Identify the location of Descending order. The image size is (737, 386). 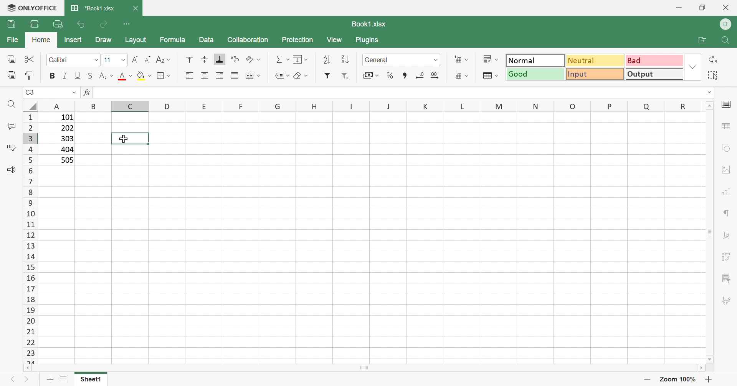
(345, 60).